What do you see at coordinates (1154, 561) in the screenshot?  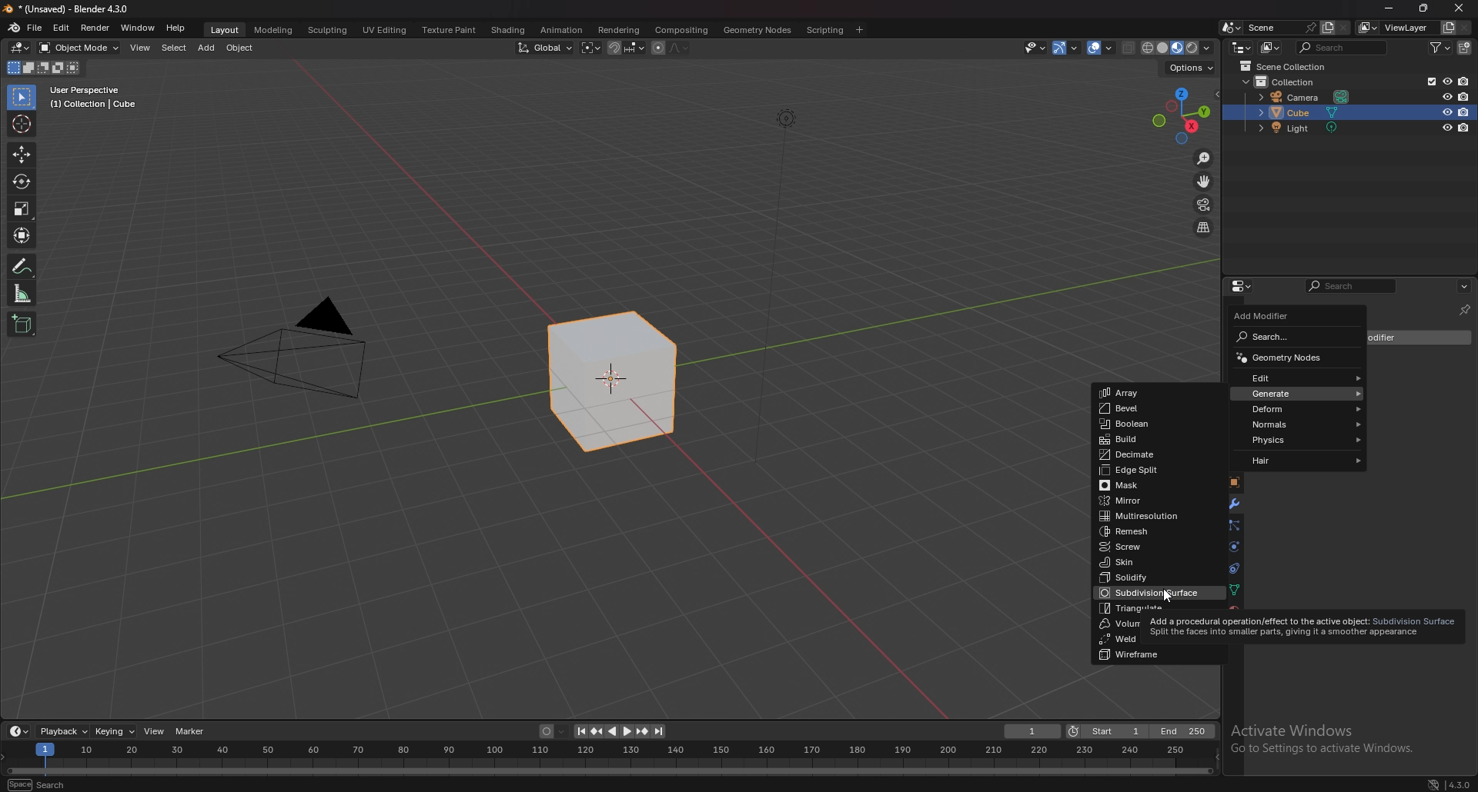 I see `skin` at bounding box center [1154, 561].